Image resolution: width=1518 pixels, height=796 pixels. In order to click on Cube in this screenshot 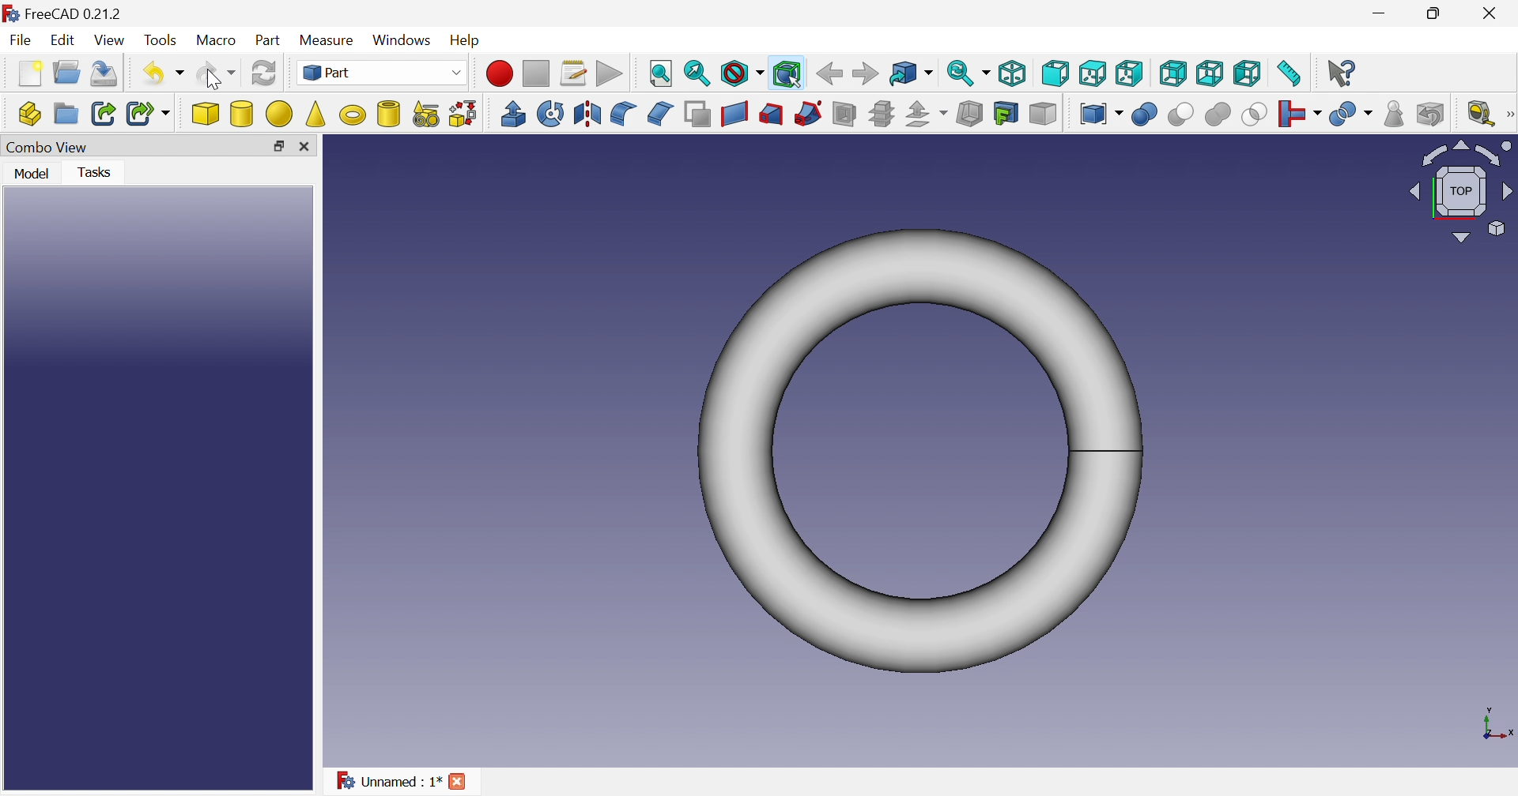, I will do `click(203, 115)`.